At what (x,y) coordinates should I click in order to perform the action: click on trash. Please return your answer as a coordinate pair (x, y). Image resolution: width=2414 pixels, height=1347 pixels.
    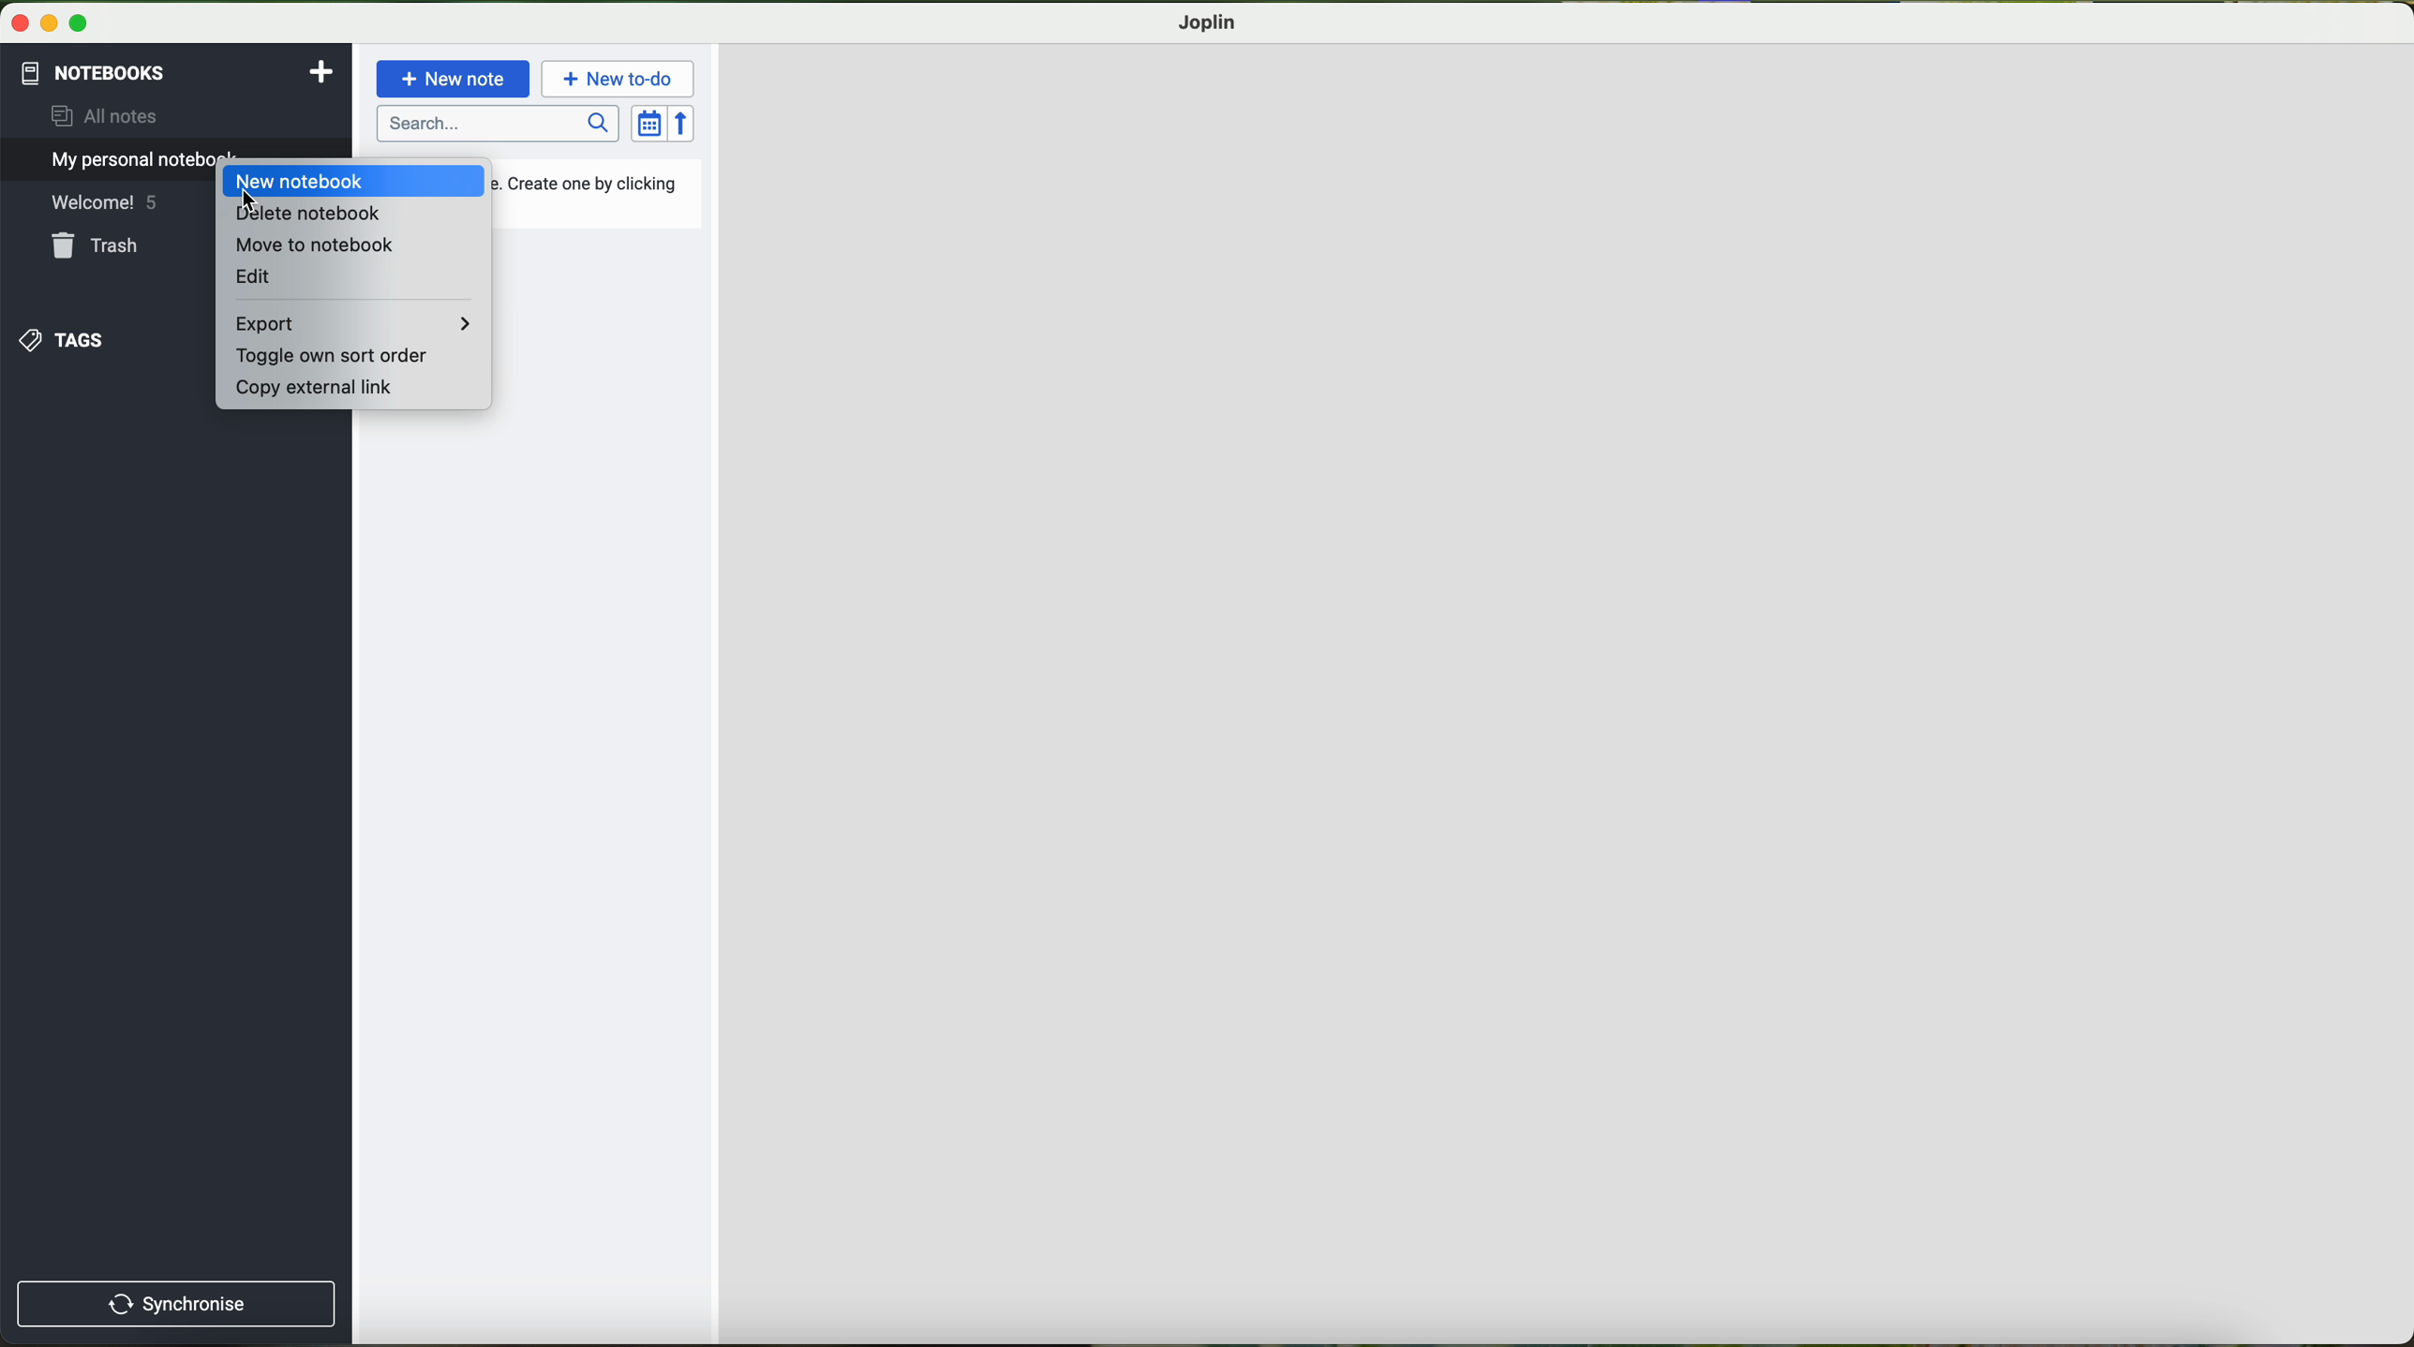
    Looking at the image, I should click on (97, 248).